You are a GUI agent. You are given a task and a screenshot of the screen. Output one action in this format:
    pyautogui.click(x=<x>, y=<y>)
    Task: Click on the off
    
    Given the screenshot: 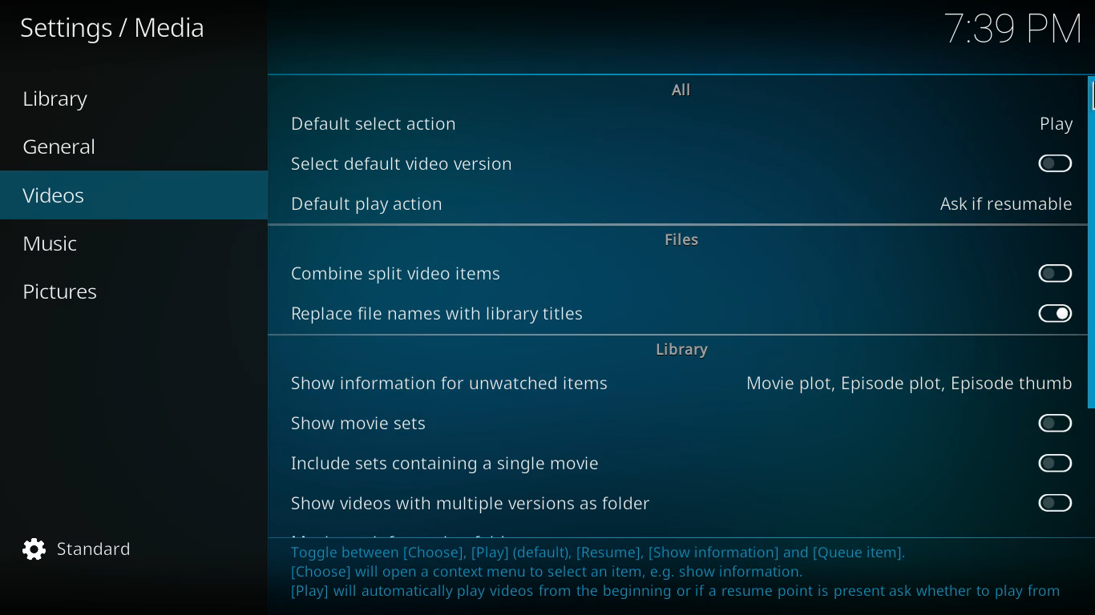 What is the action you would take?
    pyautogui.click(x=1055, y=463)
    